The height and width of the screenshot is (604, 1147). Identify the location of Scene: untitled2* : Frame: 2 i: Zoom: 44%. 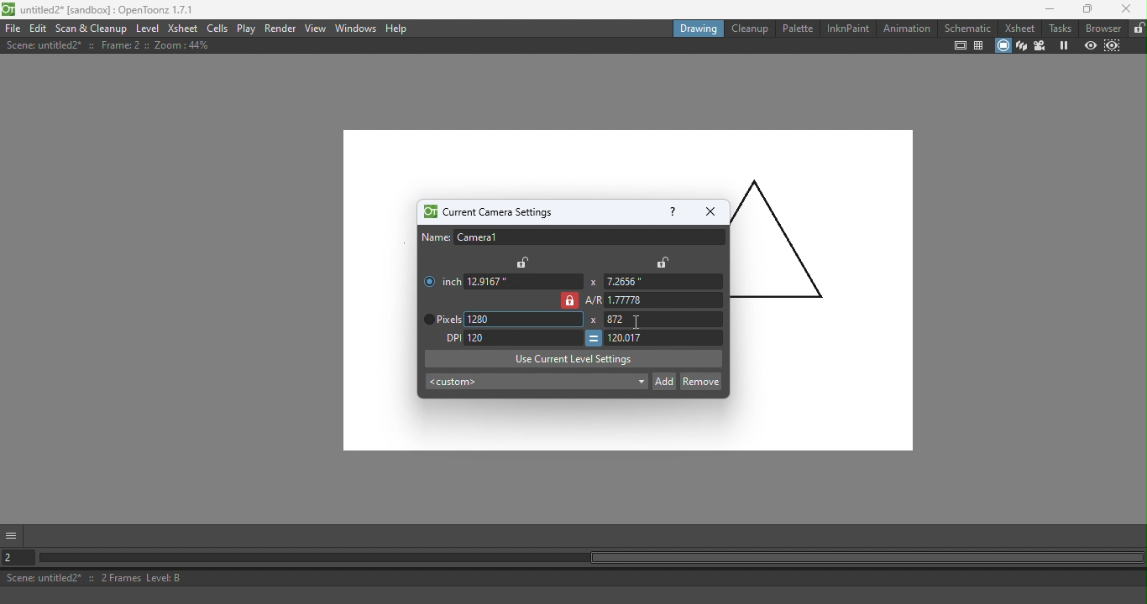
(108, 45).